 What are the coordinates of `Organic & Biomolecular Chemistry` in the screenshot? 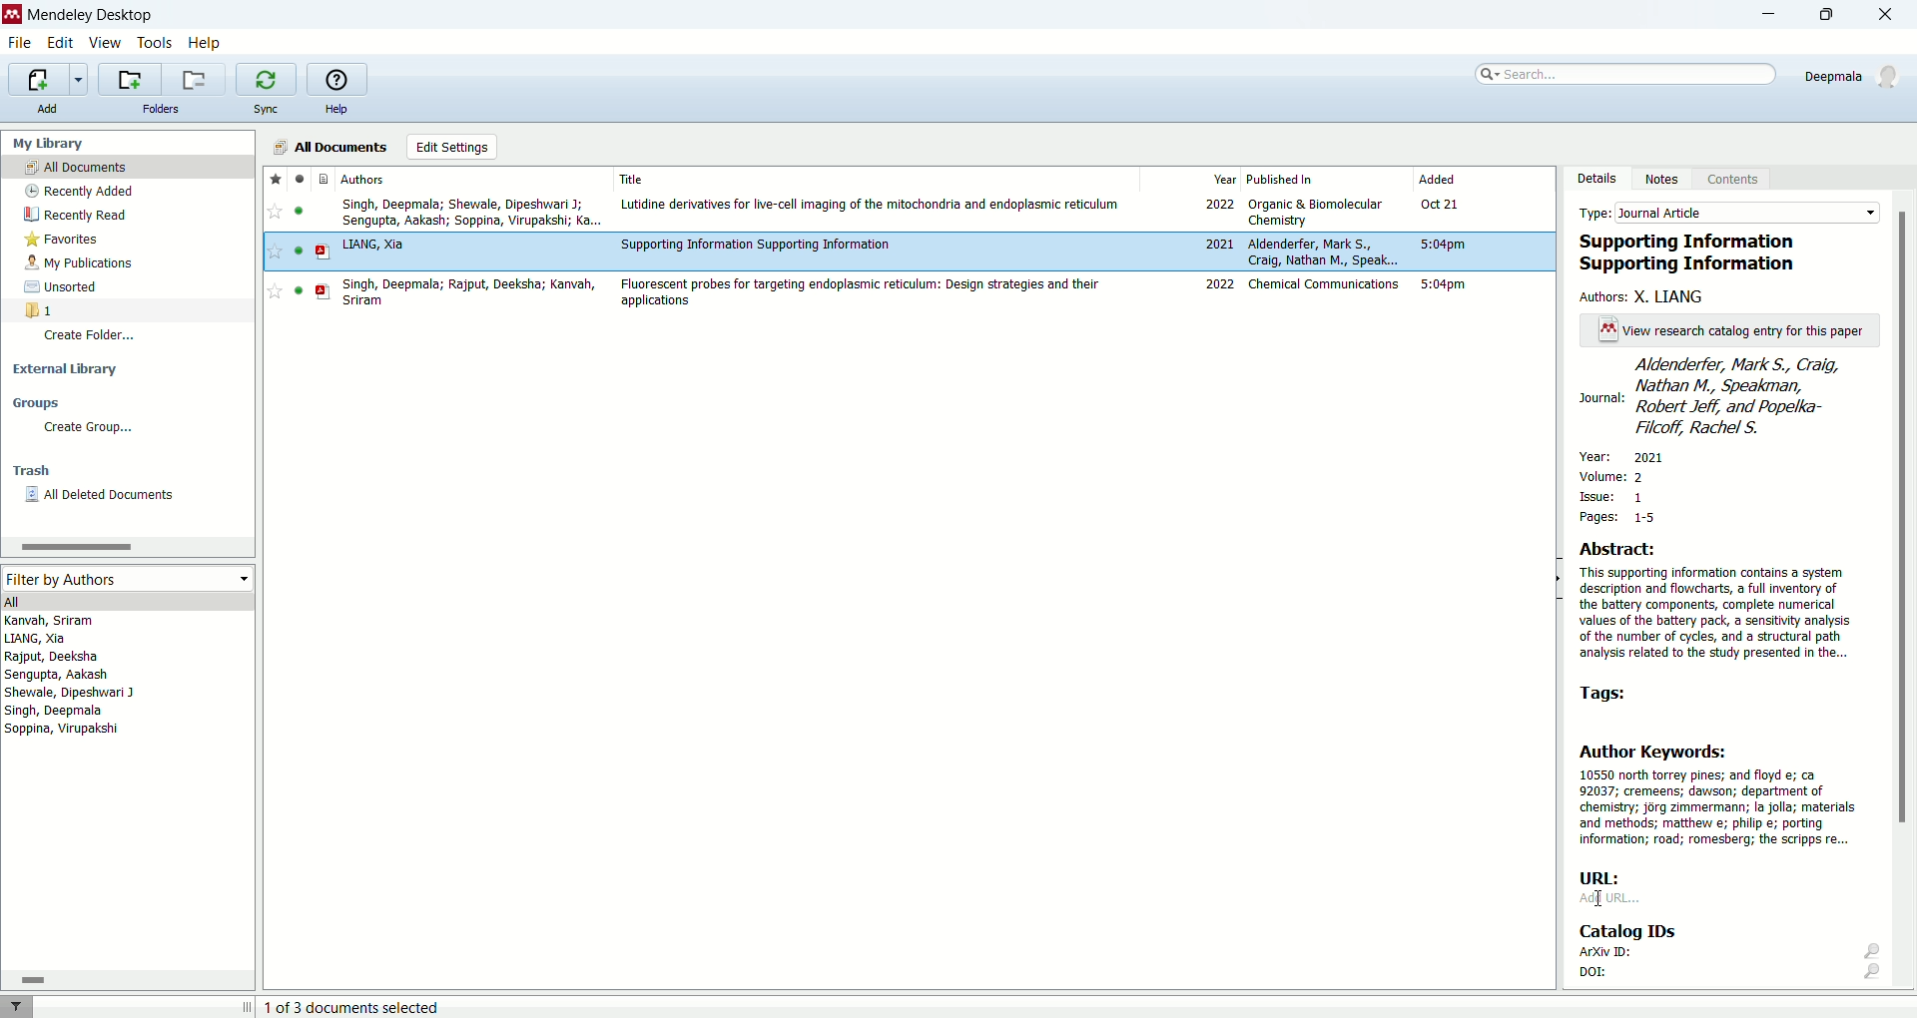 It's located at (1316, 213).